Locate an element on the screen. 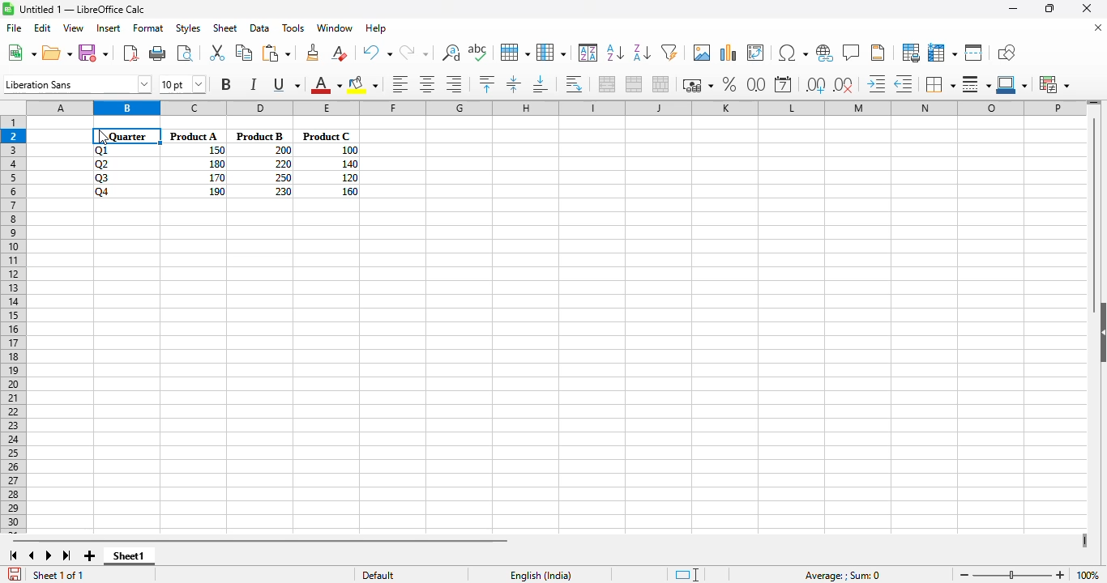 The width and height of the screenshot is (1107, 583). font name is located at coordinates (78, 83).